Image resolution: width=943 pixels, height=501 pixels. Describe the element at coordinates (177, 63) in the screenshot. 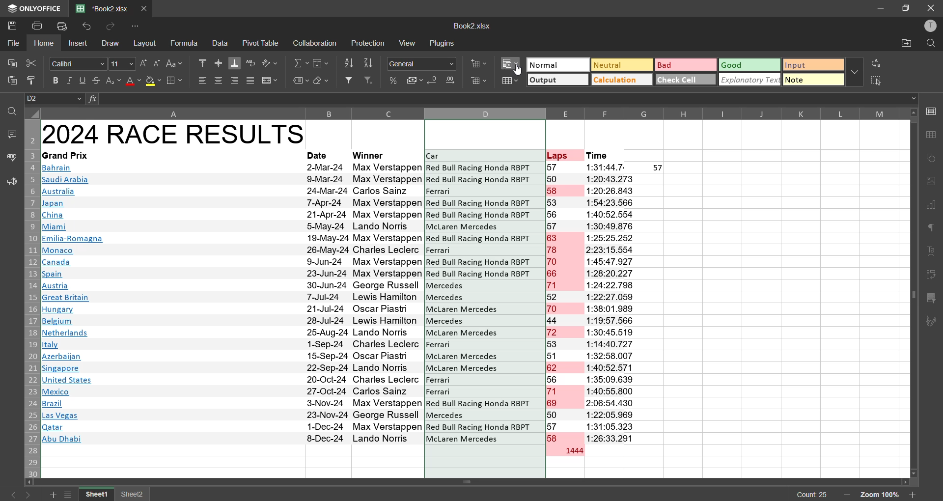

I see `change case` at that location.